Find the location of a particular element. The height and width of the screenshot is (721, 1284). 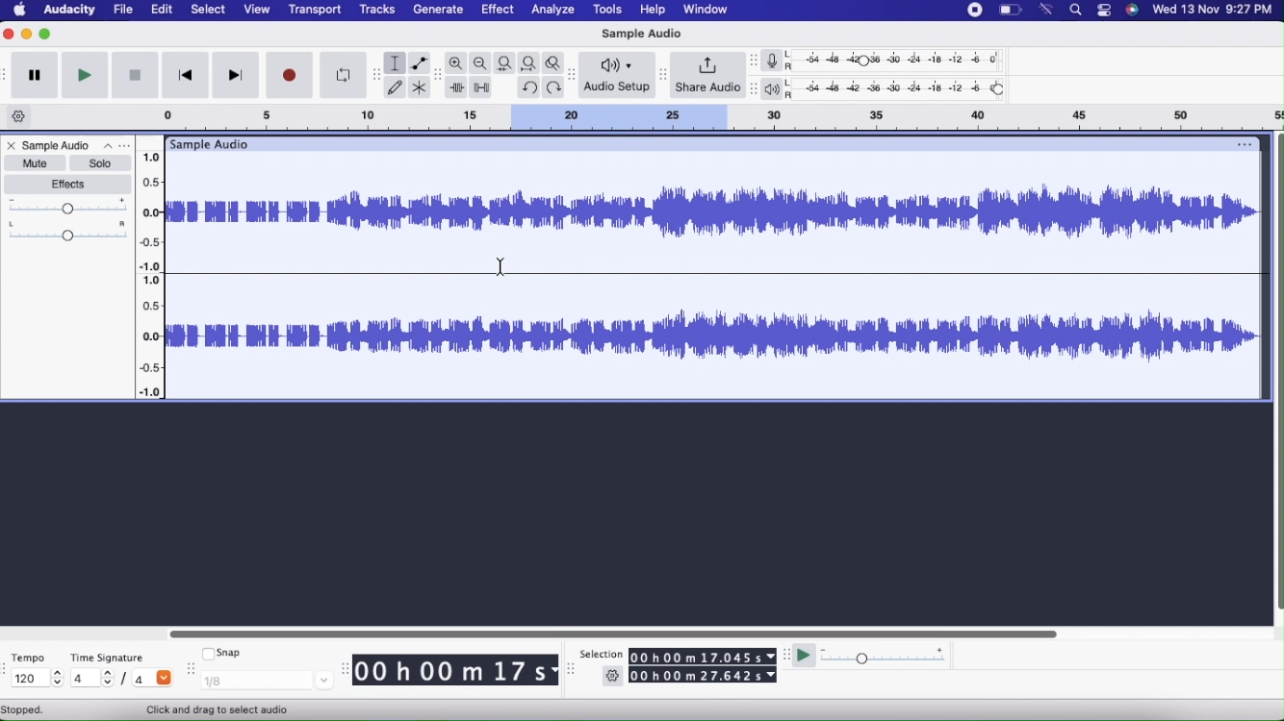

Playback meter is located at coordinates (776, 90).